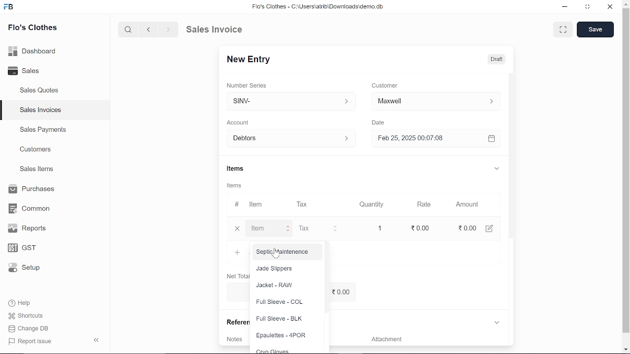 This screenshot has height=354, width=630. I want to click on Customers, so click(36, 149).